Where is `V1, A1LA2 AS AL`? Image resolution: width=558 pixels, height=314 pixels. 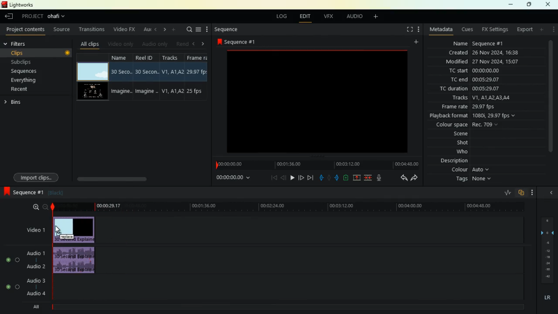
V1, A1LA2 AS AL is located at coordinates (493, 97).